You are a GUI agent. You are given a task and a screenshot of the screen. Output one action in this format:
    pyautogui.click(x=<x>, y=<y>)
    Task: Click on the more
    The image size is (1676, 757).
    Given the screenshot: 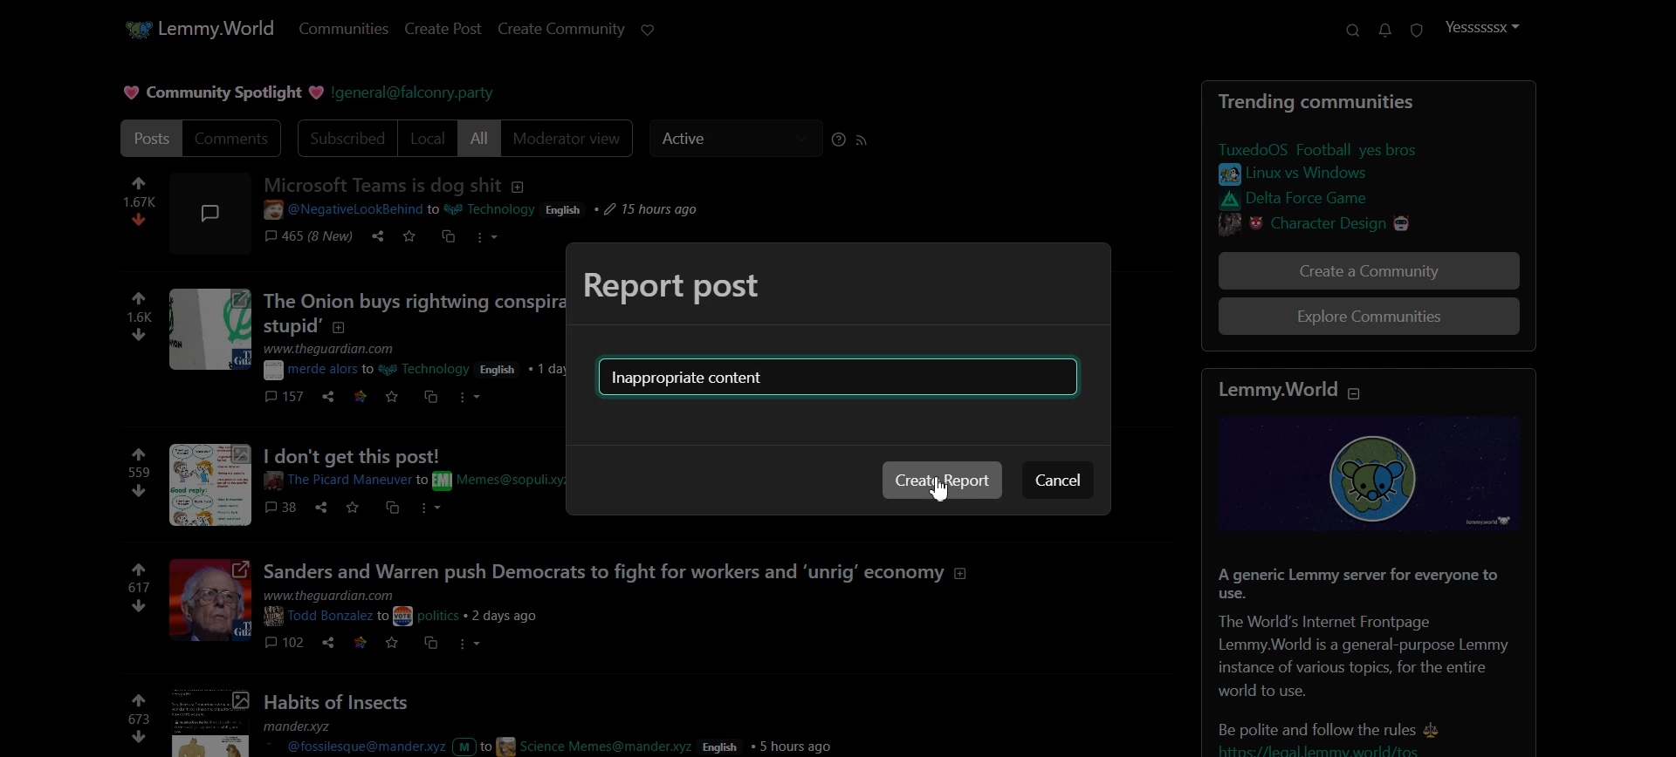 What is the action you would take?
    pyautogui.click(x=431, y=507)
    